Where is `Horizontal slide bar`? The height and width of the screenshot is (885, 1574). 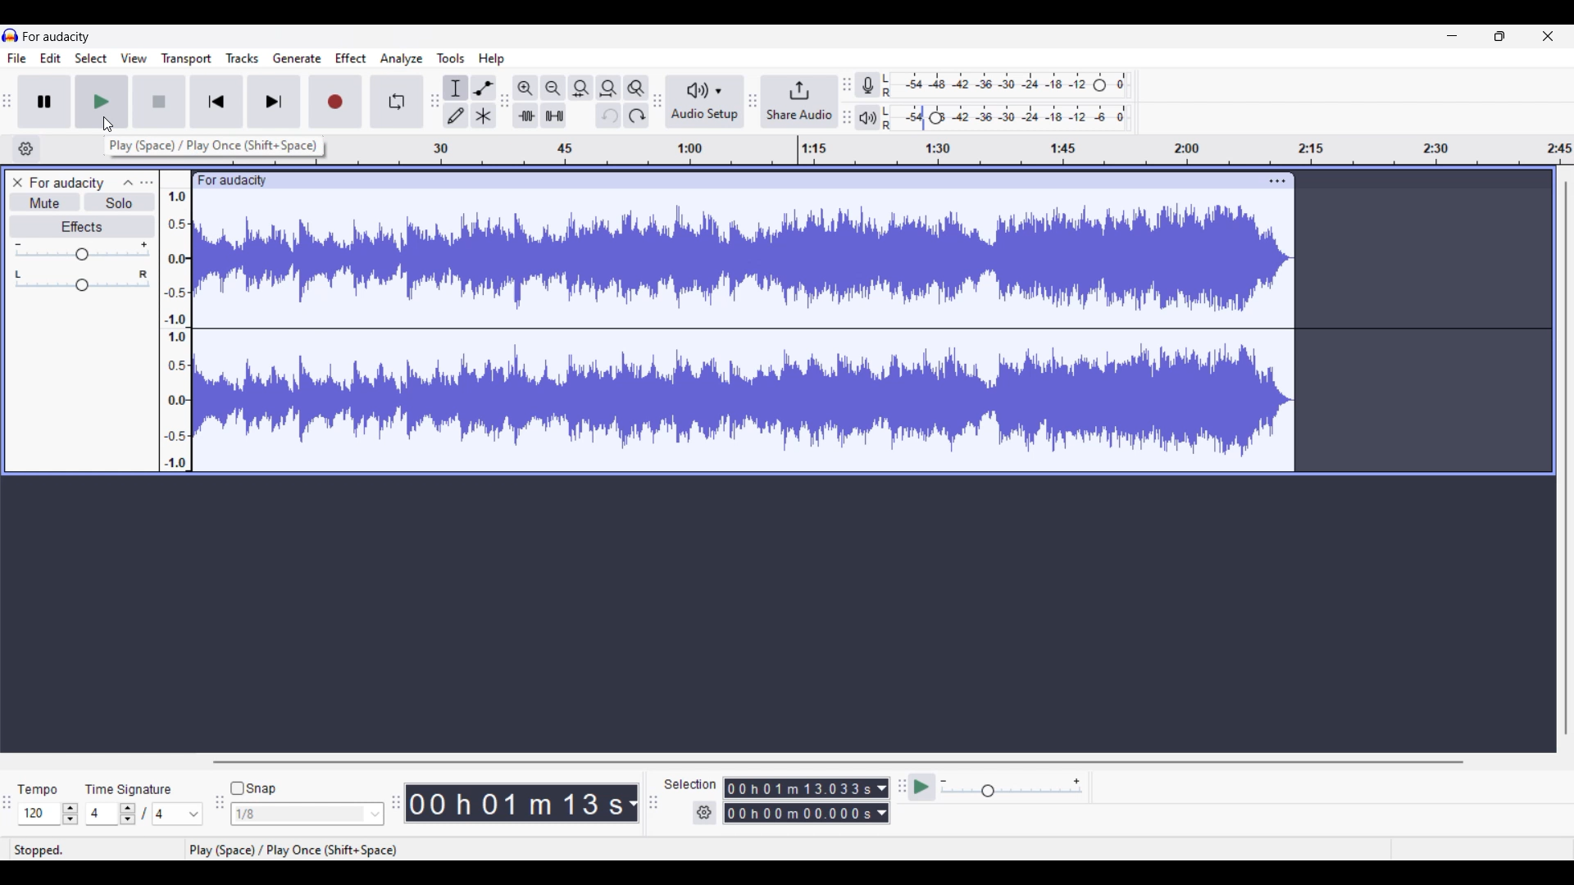
Horizontal slide bar is located at coordinates (837, 761).